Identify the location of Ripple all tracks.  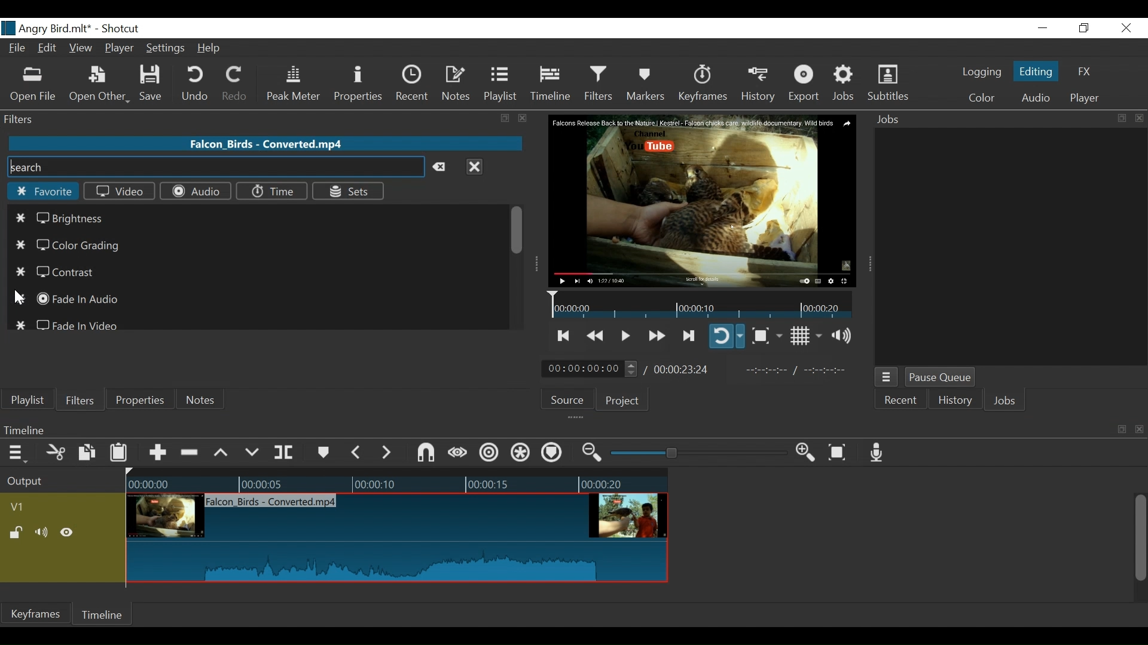
(551, 454).